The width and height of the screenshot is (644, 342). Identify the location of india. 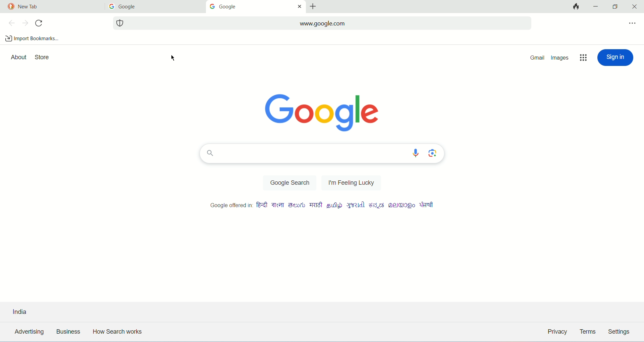
(17, 313).